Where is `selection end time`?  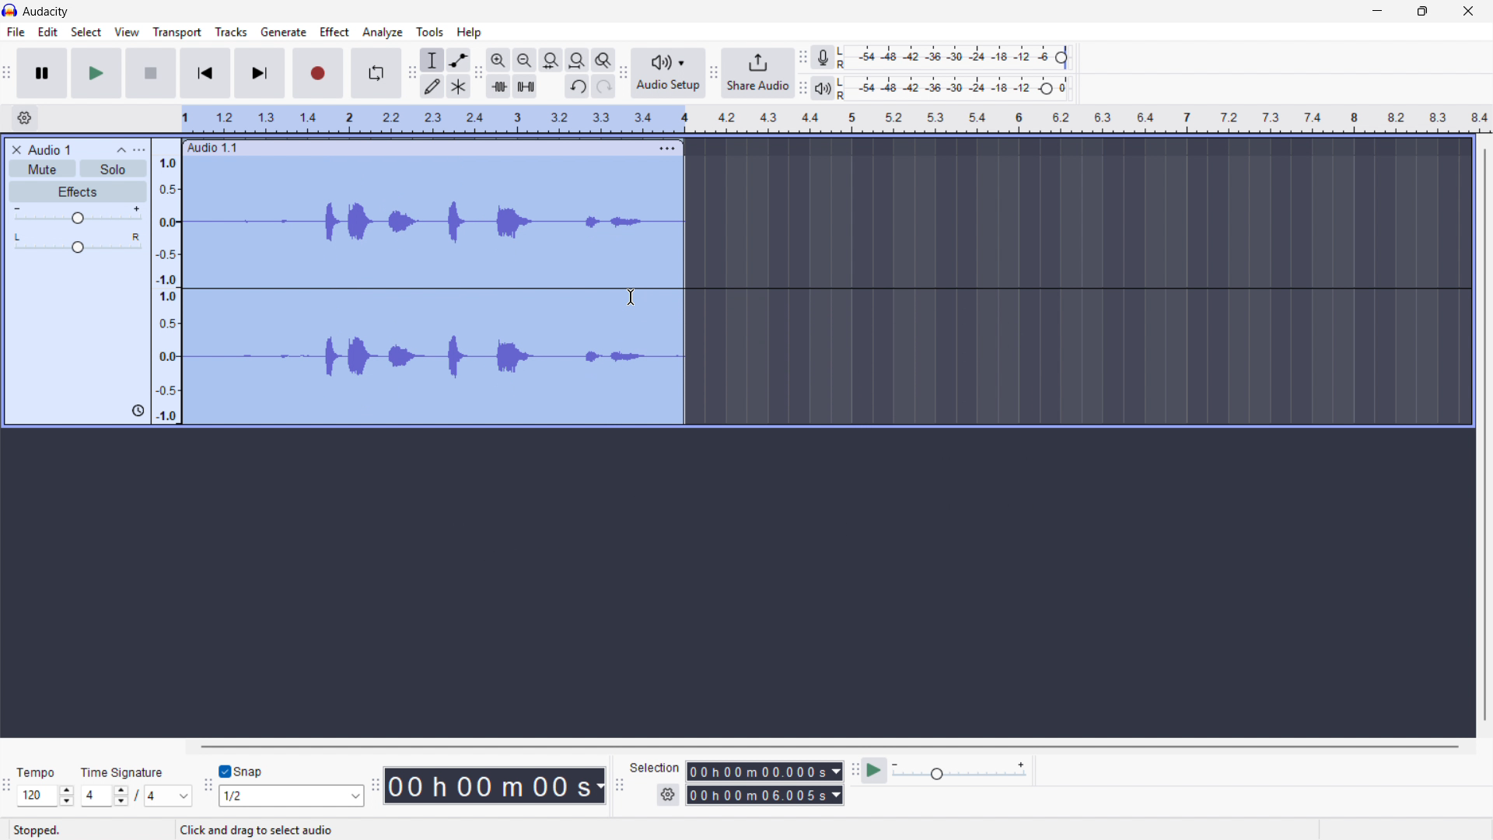
selection end time is located at coordinates (764, 796).